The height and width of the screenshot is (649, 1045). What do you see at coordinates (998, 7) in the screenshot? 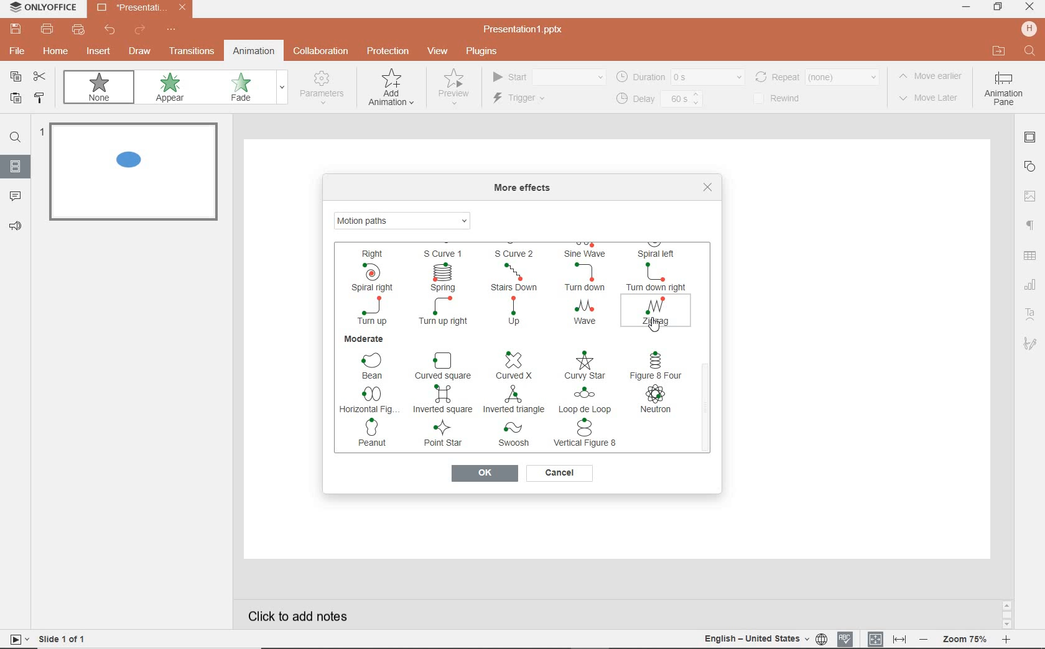
I see `RESTORE` at bounding box center [998, 7].